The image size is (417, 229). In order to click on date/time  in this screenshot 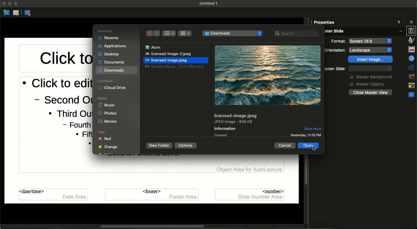, I will do `click(54, 194)`.